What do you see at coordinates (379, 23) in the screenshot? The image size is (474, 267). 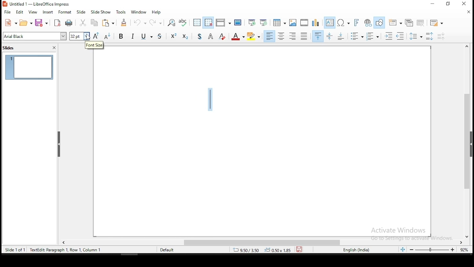 I see `show draw functions` at bounding box center [379, 23].